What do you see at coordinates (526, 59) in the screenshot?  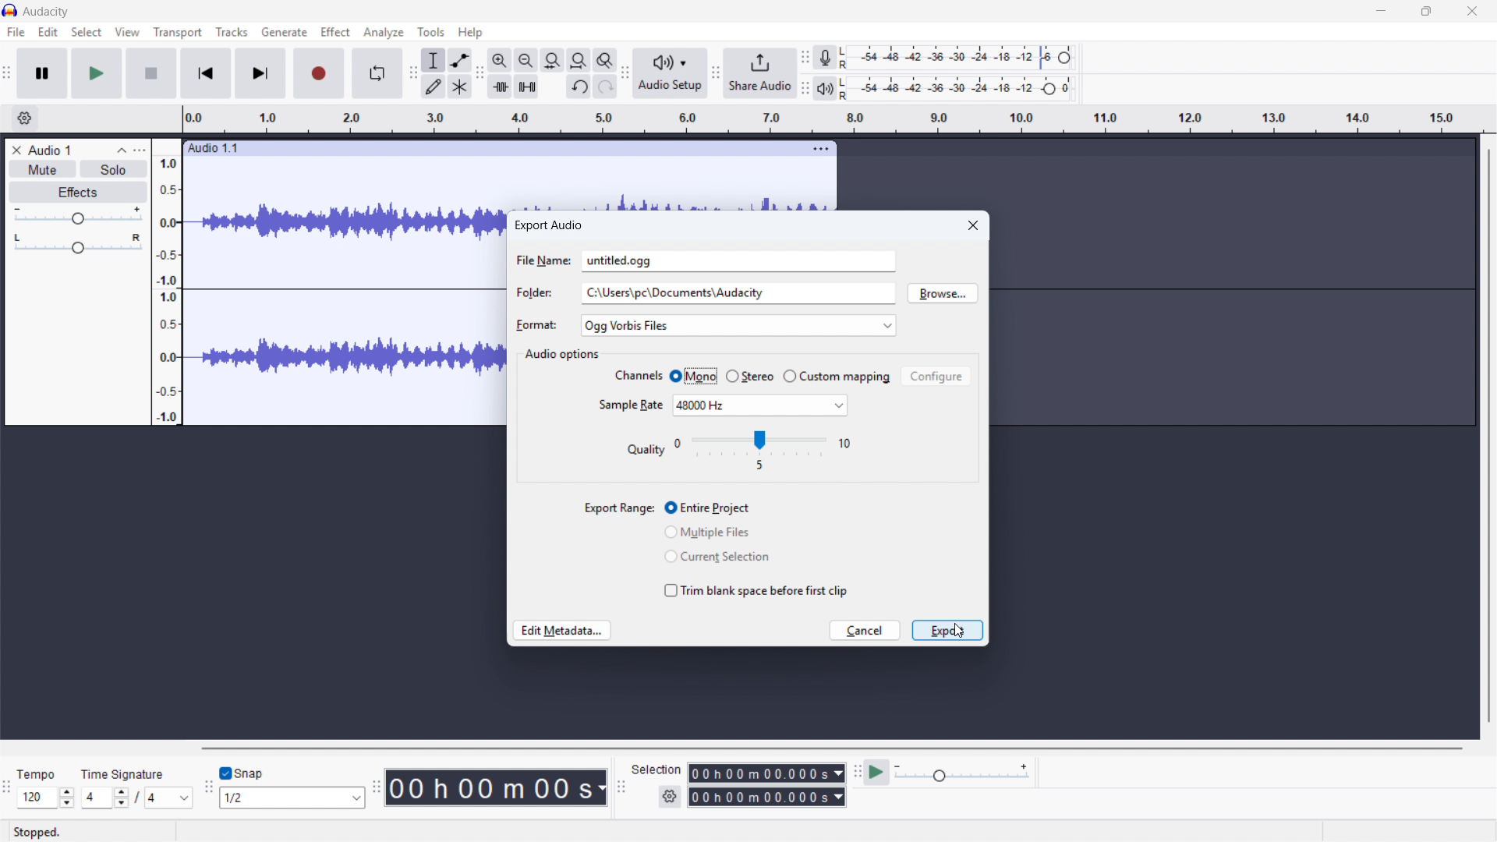 I see `Zoom out ` at bounding box center [526, 59].